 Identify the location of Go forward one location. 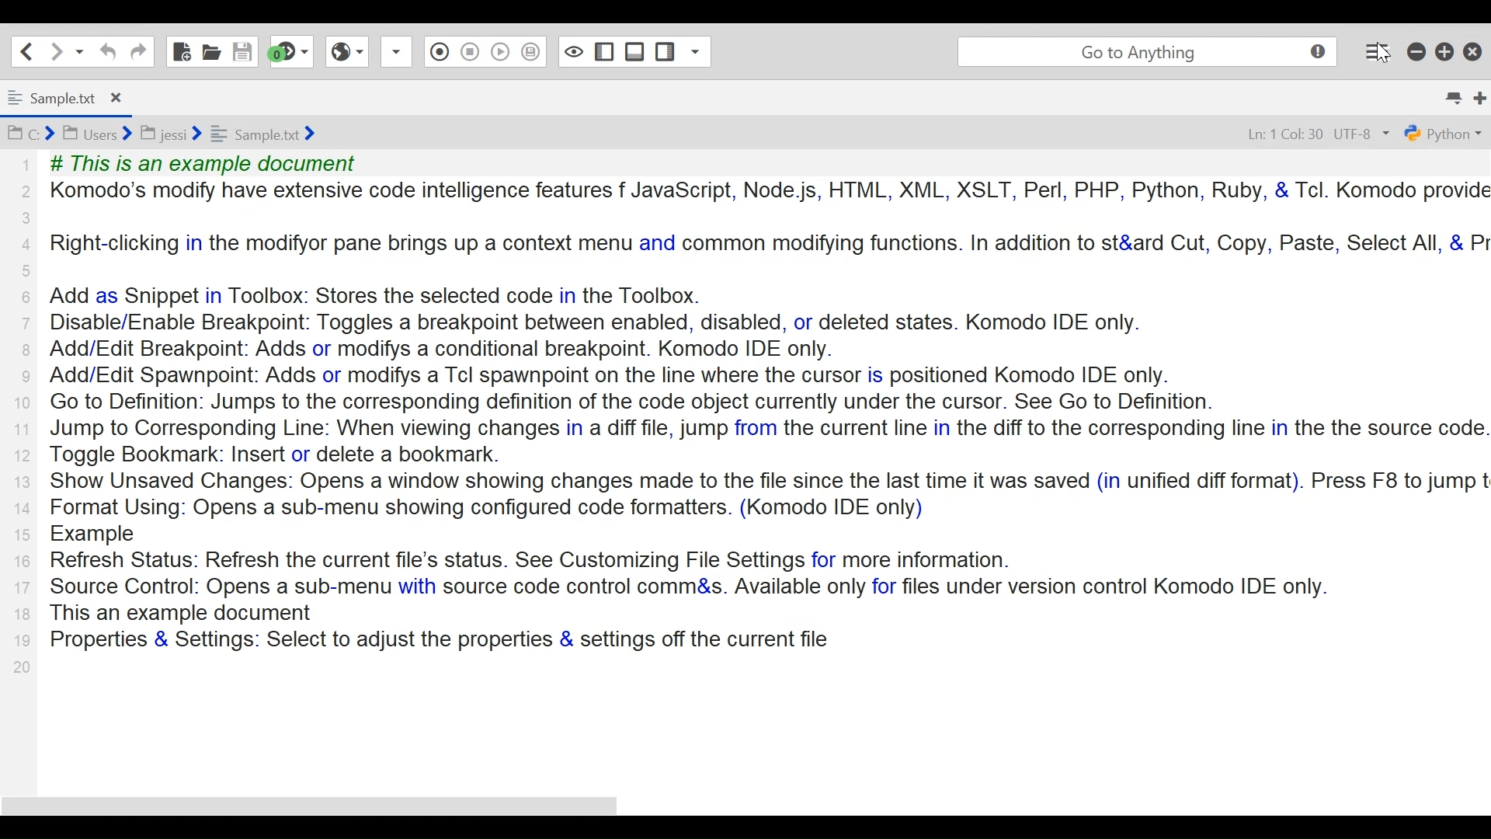
(55, 50).